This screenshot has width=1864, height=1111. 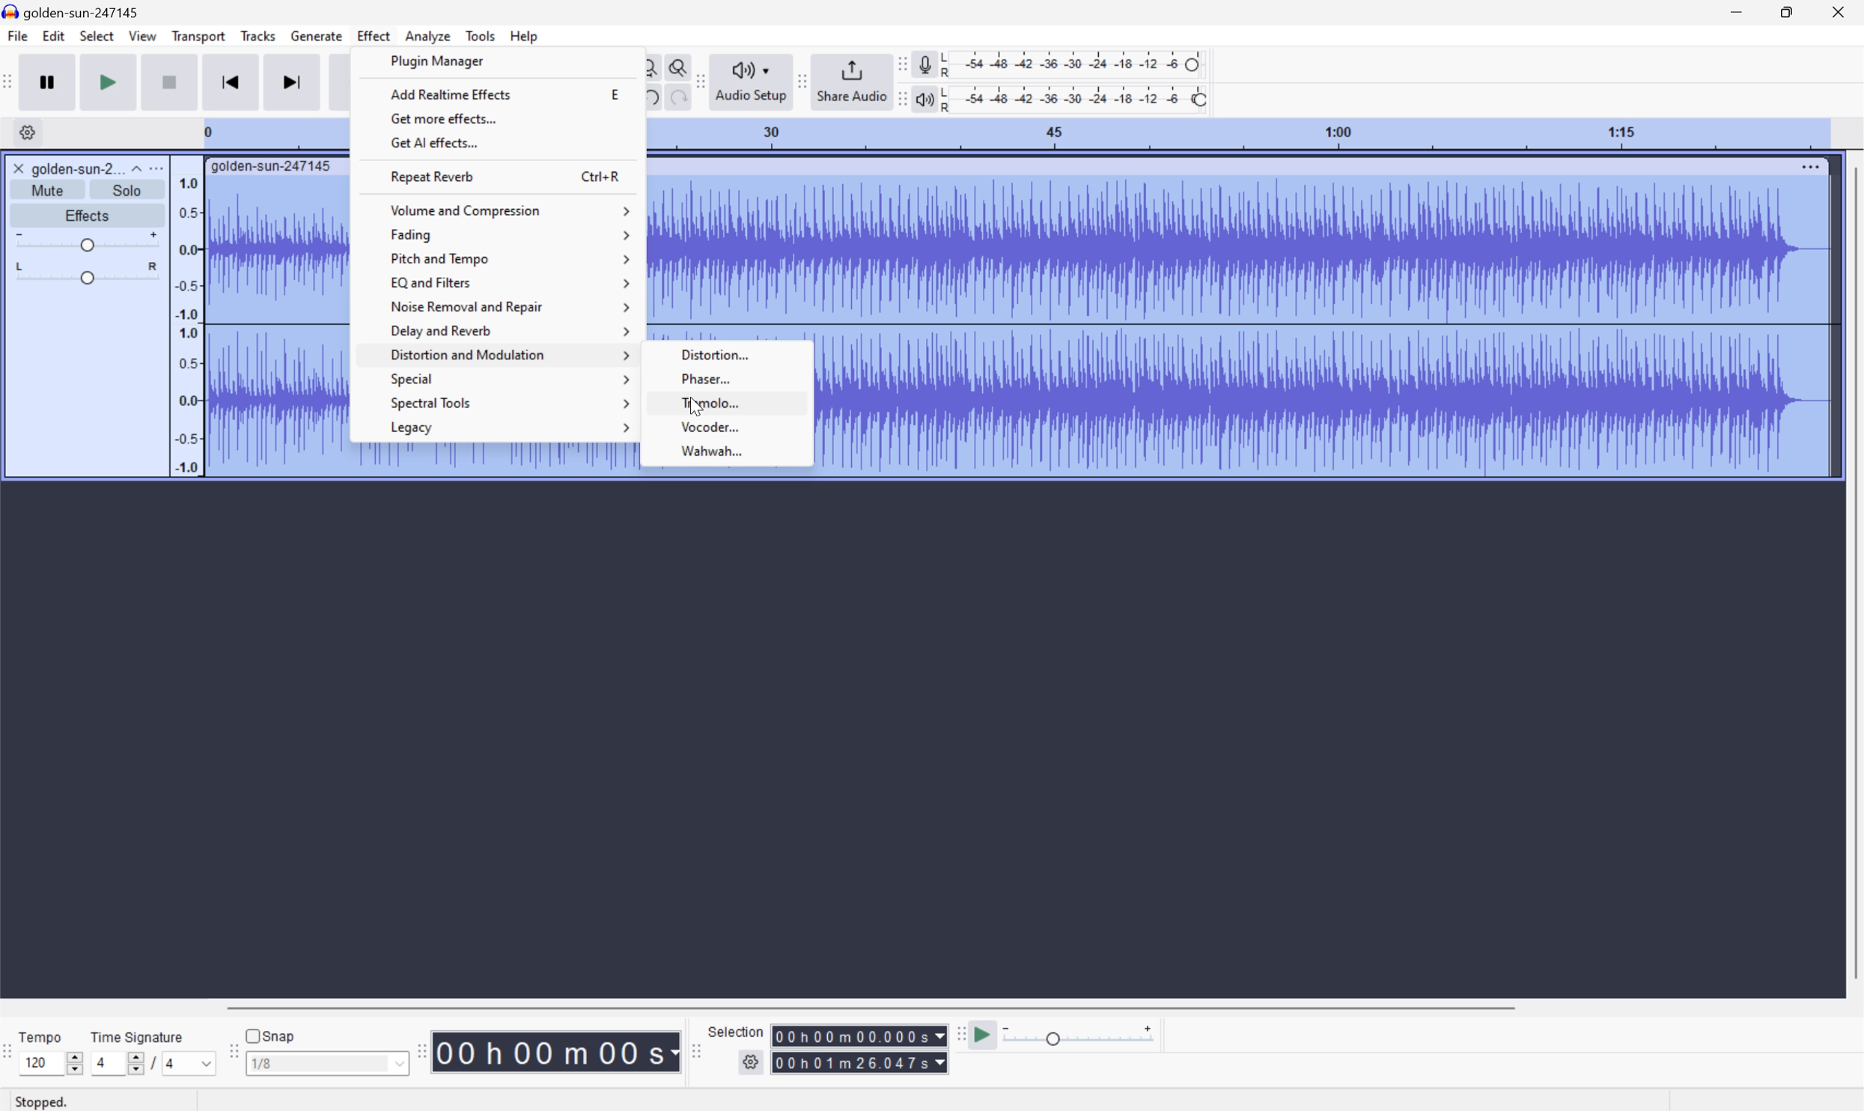 I want to click on Share audio, so click(x=851, y=82).